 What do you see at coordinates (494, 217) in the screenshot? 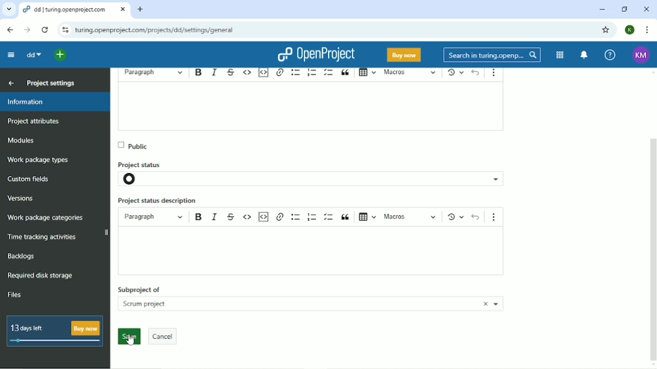
I see `show more items` at bounding box center [494, 217].